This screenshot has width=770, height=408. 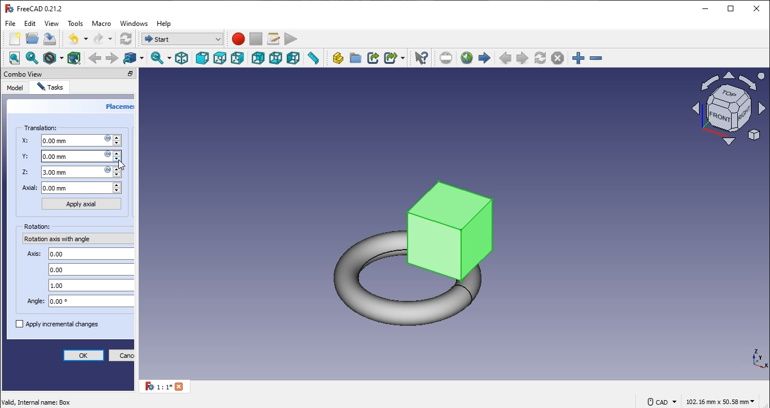 What do you see at coordinates (32, 38) in the screenshot?
I see `open file` at bounding box center [32, 38].